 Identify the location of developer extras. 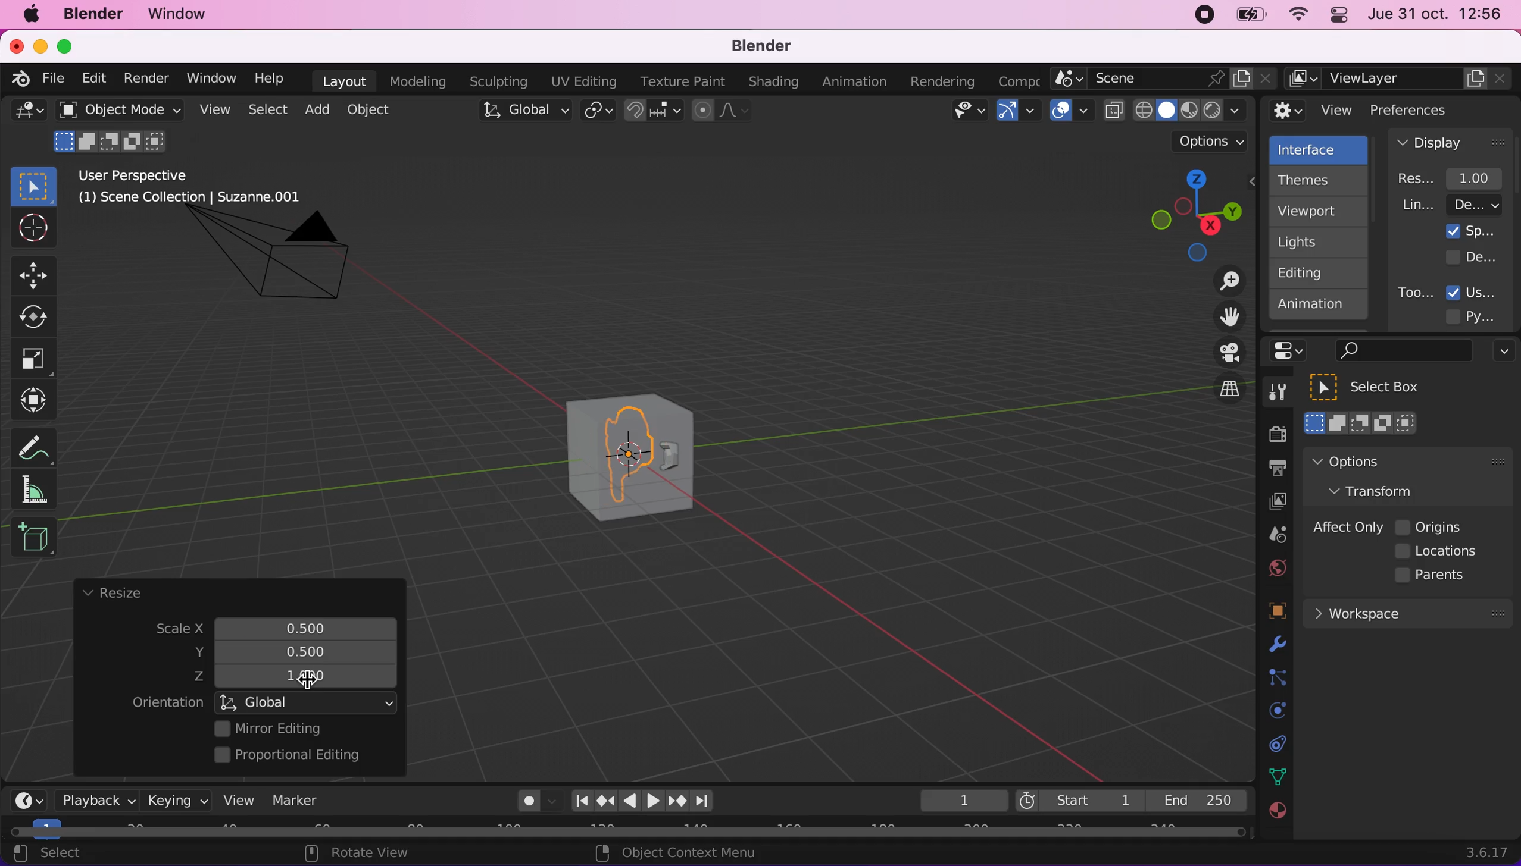
(1473, 256).